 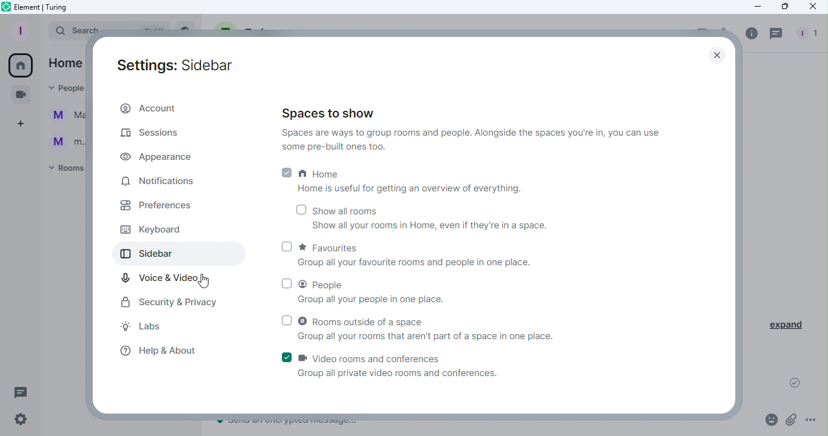 I want to click on Rooms, so click(x=67, y=171).